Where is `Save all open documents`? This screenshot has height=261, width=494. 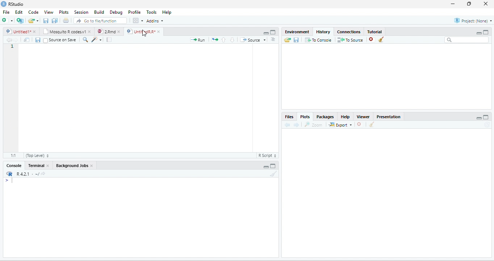
Save all open documents is located at coordinates (55, 20).